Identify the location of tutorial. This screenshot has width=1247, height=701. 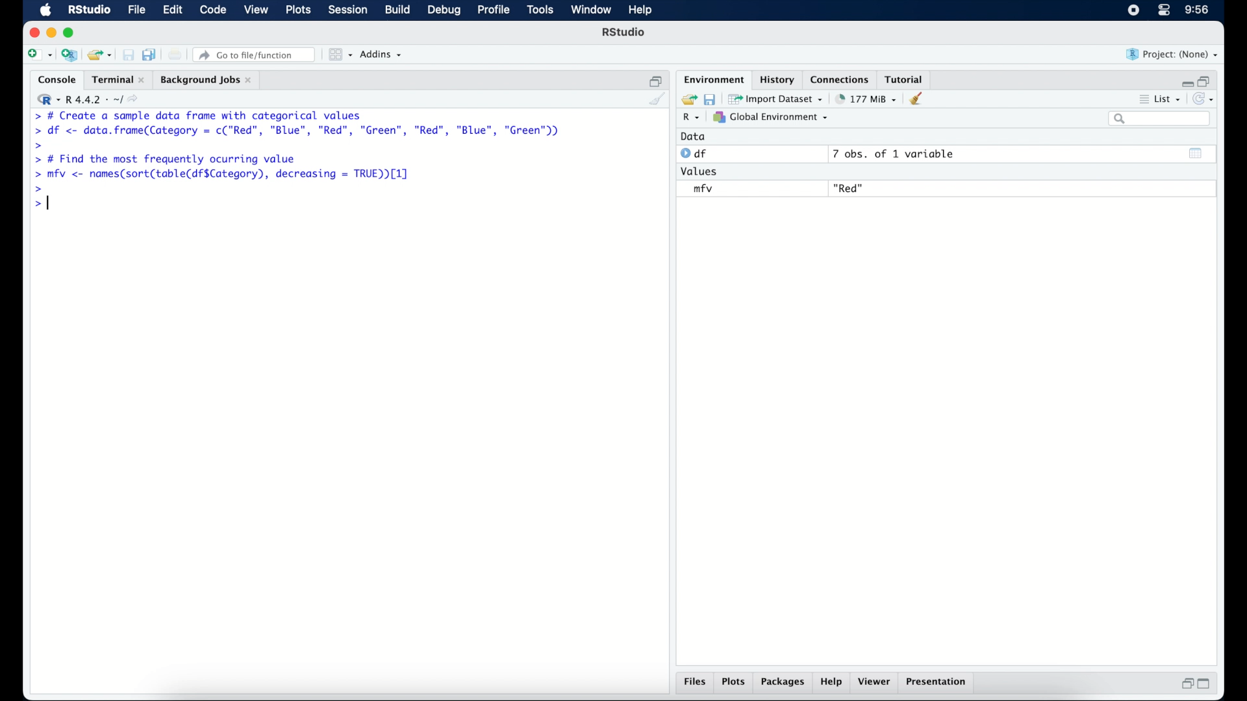
(907, 79).